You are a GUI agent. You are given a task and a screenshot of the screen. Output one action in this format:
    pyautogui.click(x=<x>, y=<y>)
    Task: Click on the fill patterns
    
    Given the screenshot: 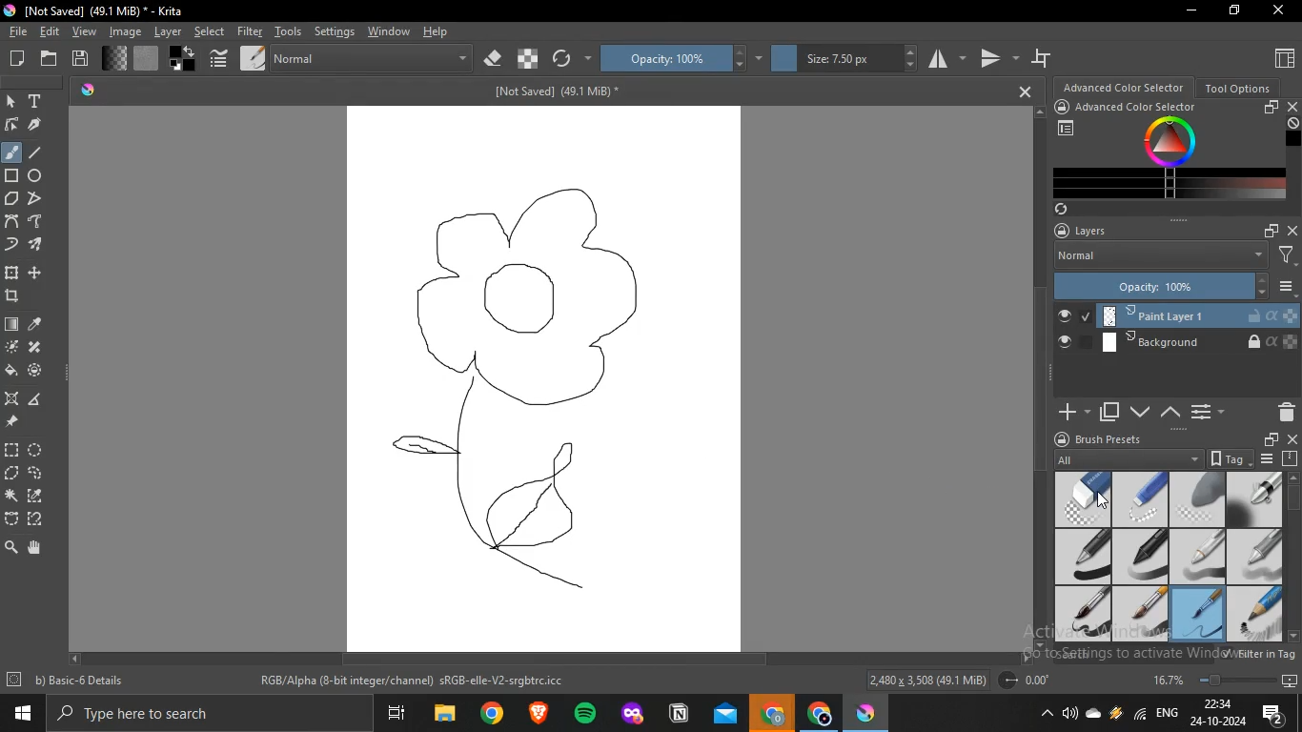 What is the action you would take?
    pyautogui.click(x=149, y=58)
    